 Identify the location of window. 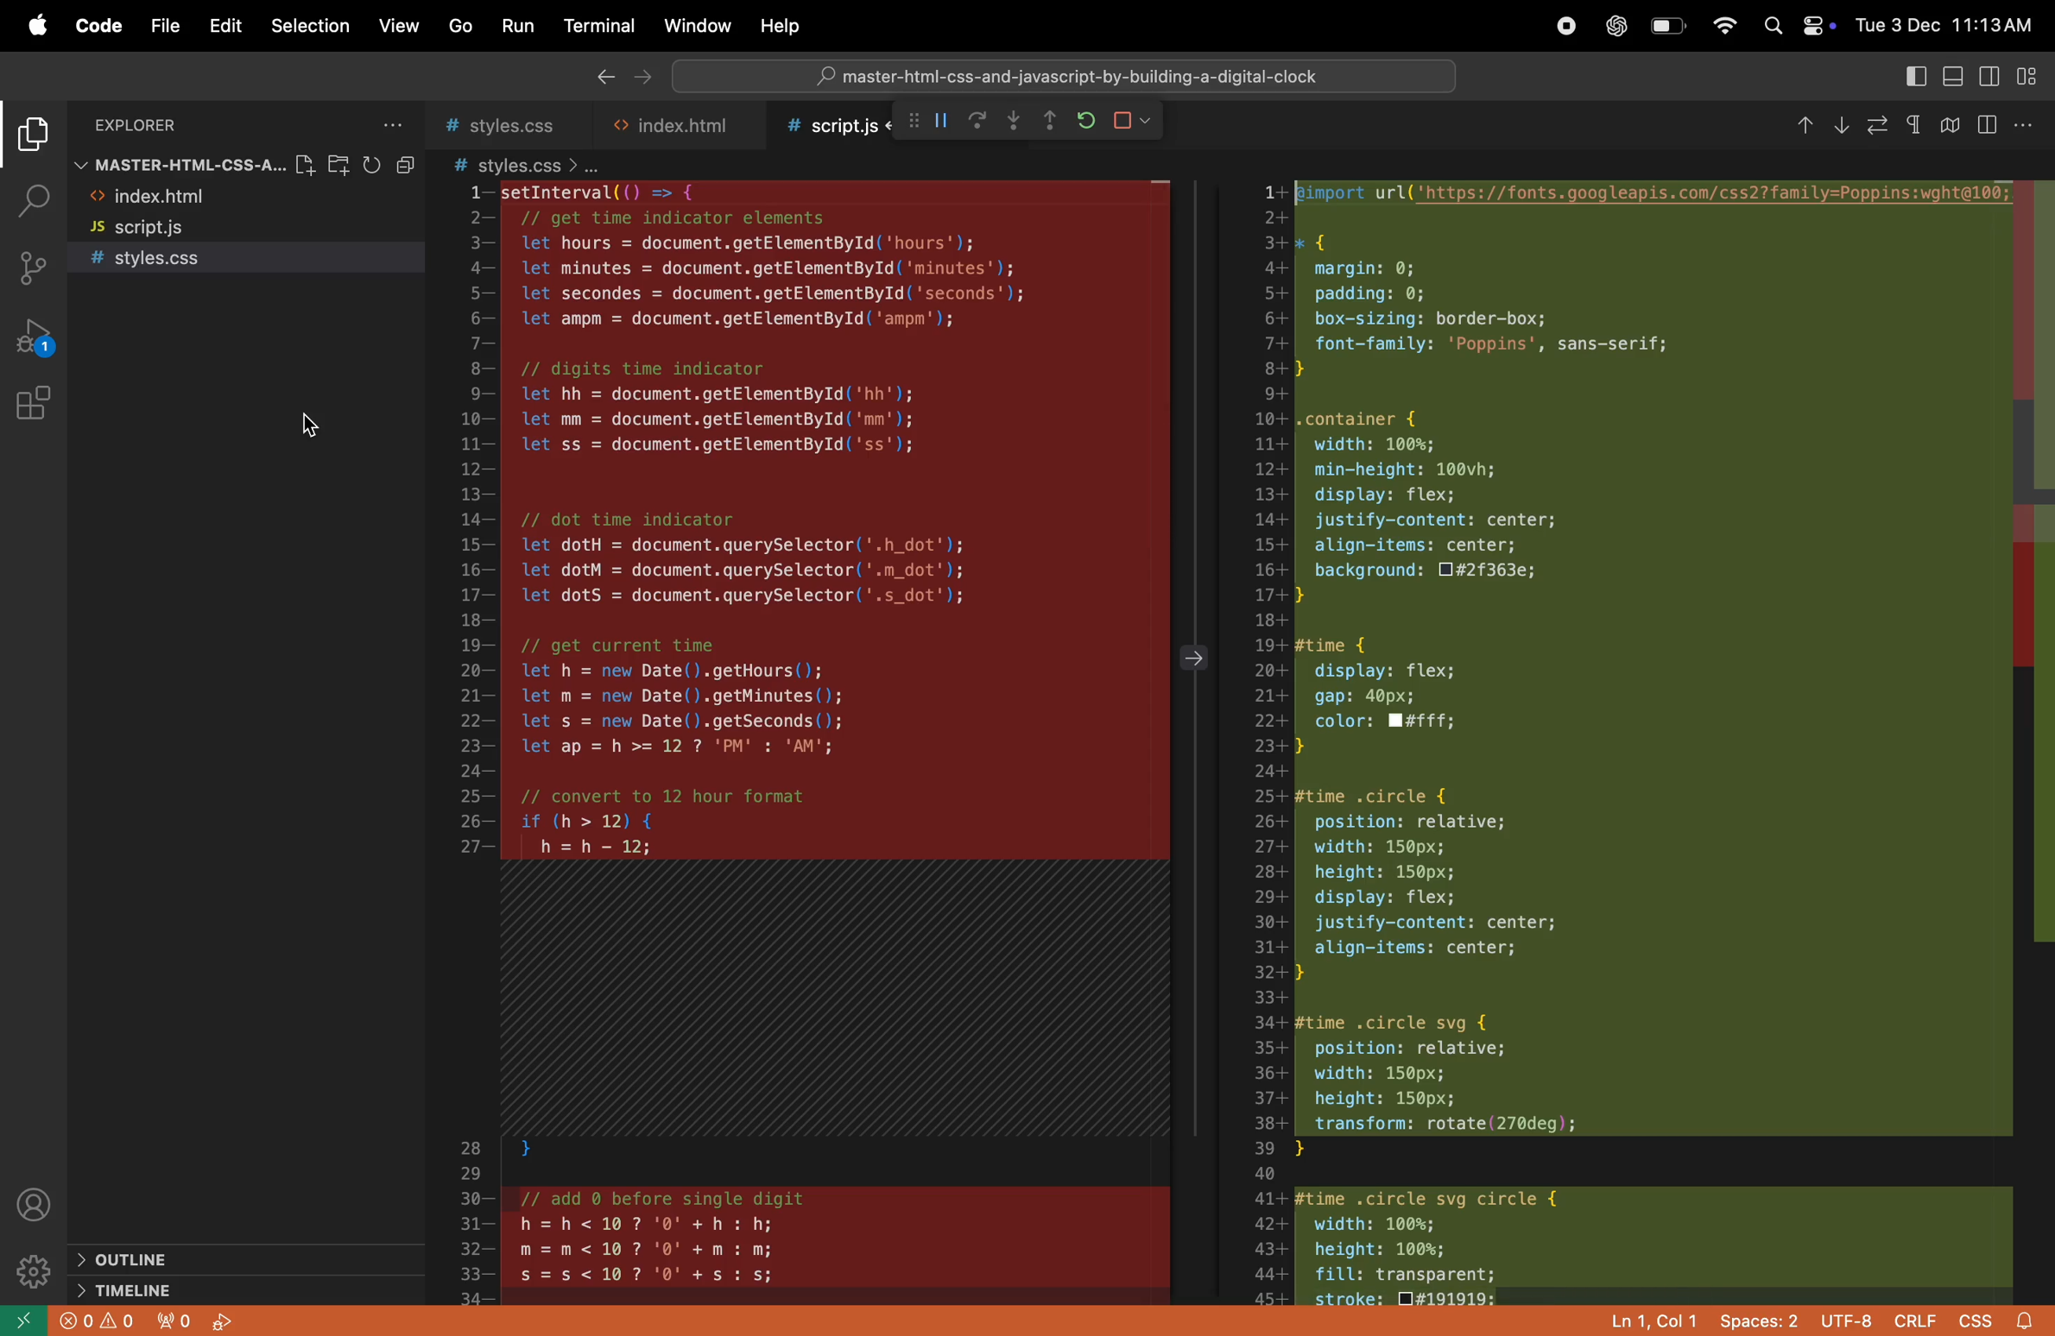
(698, 21).